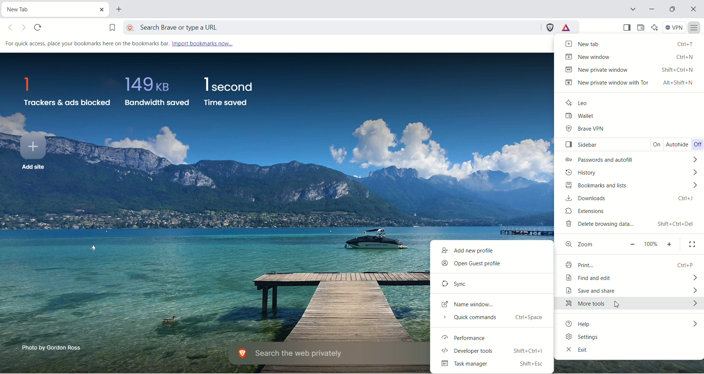 The image size is (704, 374). I want to click on Brave shield, so click(549, 27).